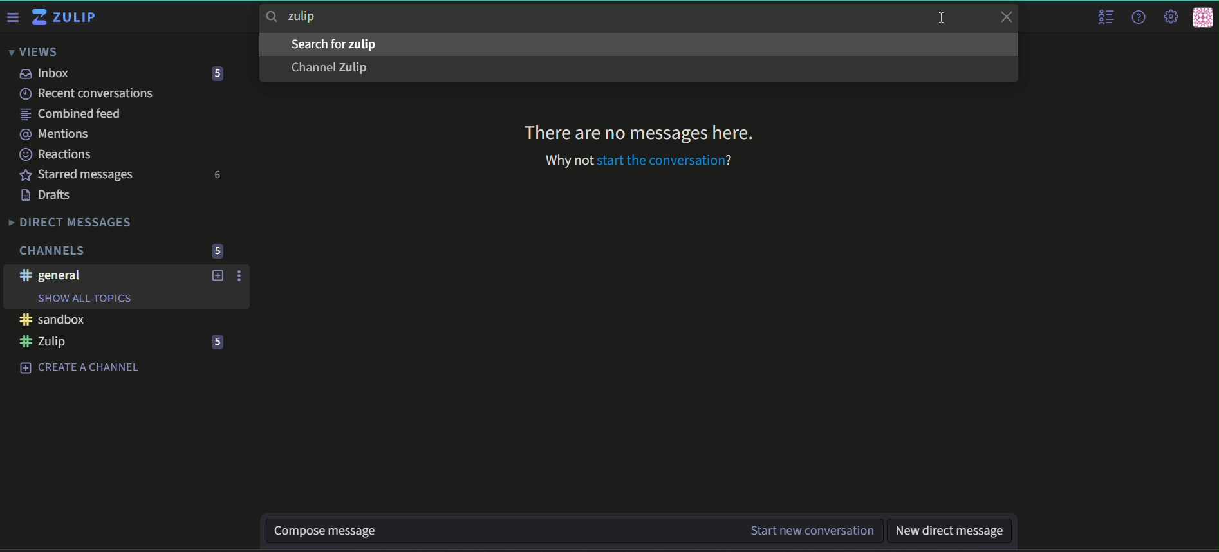 Image resolution: width=1219 pixels, height=552 pixels. What do you see at coordinates (51, 320) in the screenshot?
I see `#sandbox` at bounding box center [51, 320].